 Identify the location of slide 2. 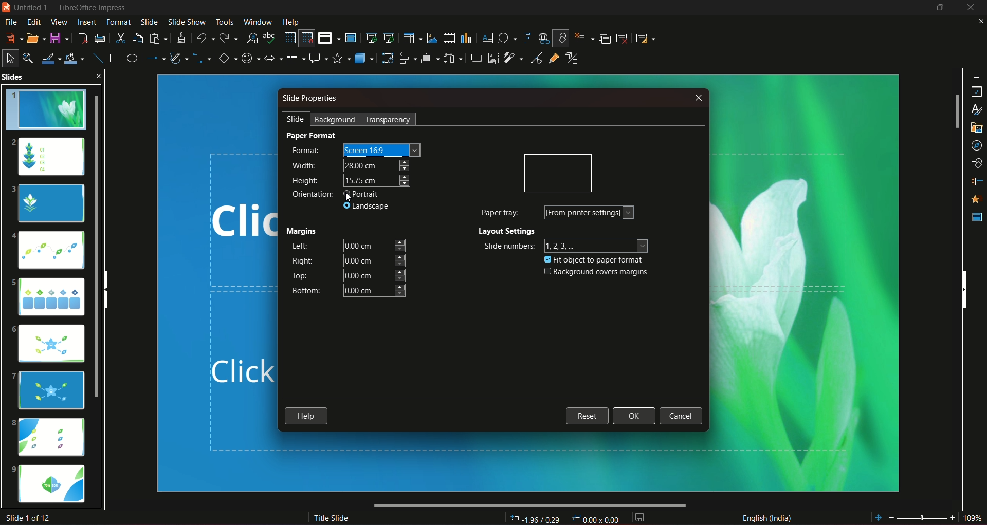
(48, 158).